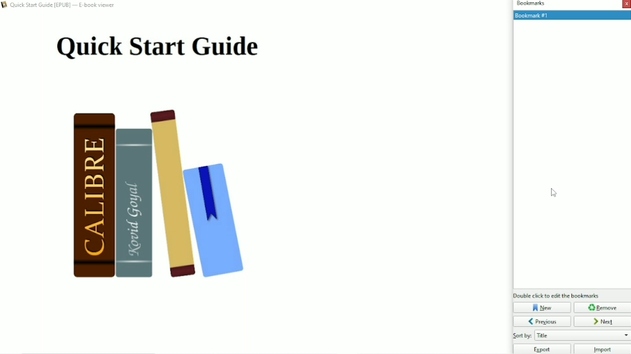 This screenshot has width=631, height=354. Describe the element at coordinates (530, 4) in the screenshot. I see `Bookmarks` at that location.